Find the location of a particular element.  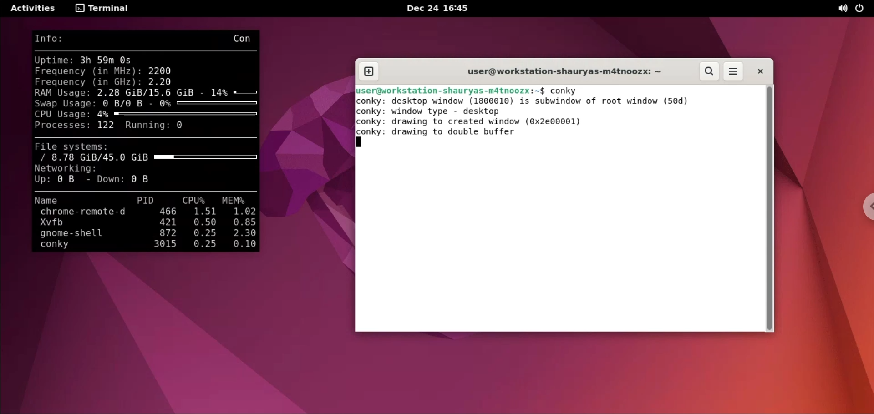

user@workstation-shauyas-m4tnoozx: ~$ is located at coordinates (452, 90).